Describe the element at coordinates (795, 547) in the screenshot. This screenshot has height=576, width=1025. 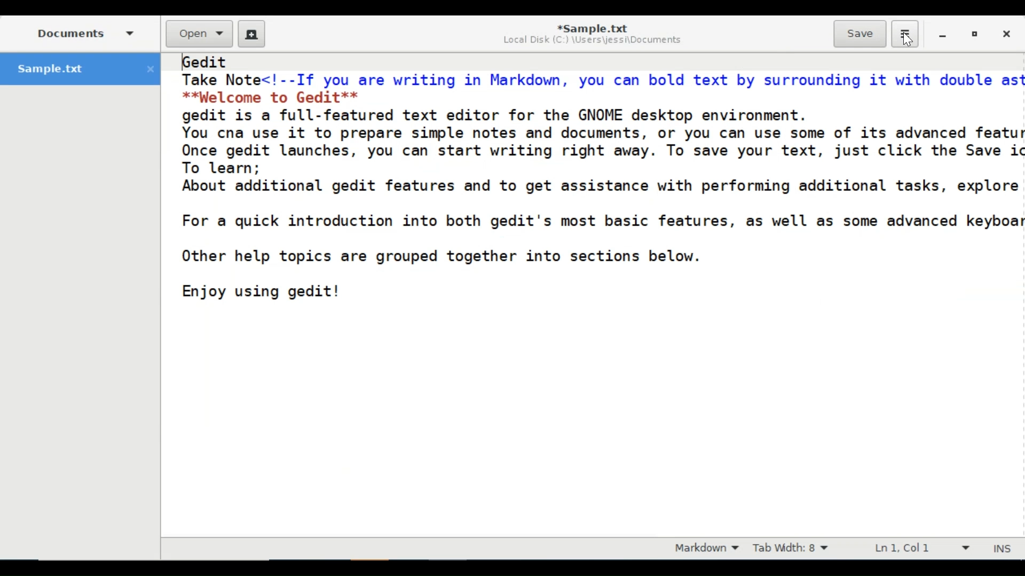
I see `Tab Width` at that location.